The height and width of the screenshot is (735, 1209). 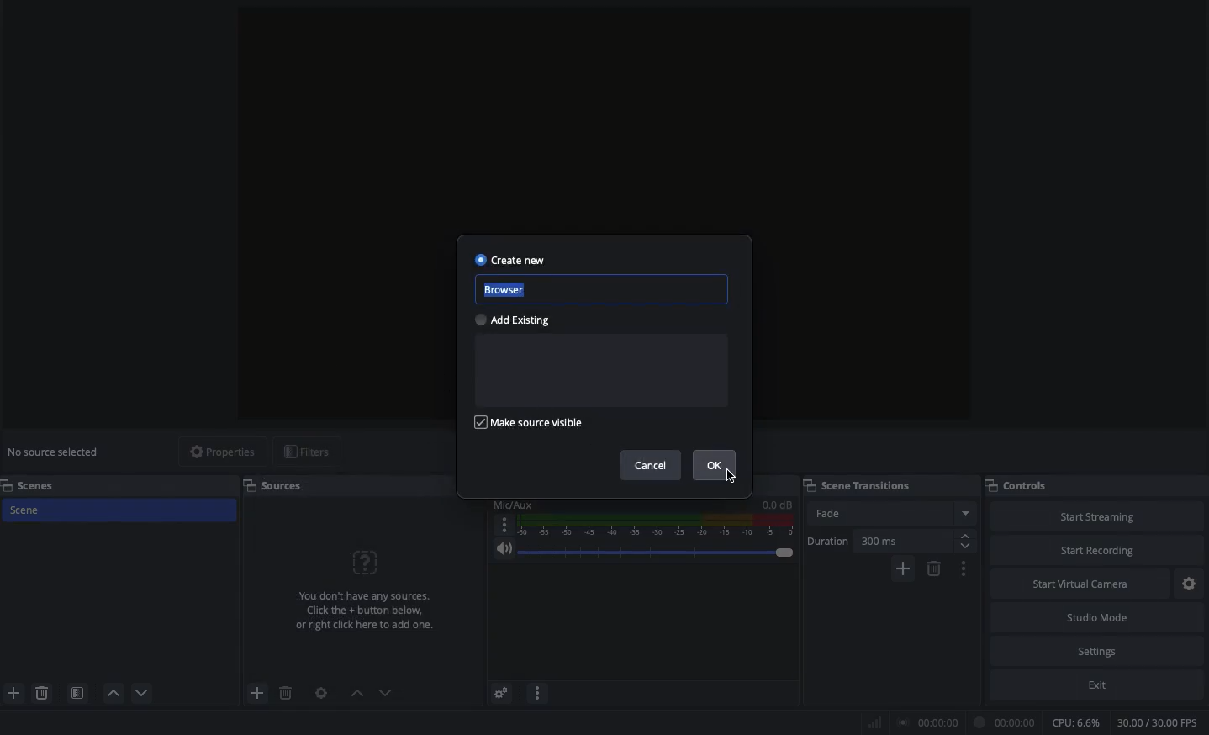 I want to click on Cancel, so click(x=652, y=467).